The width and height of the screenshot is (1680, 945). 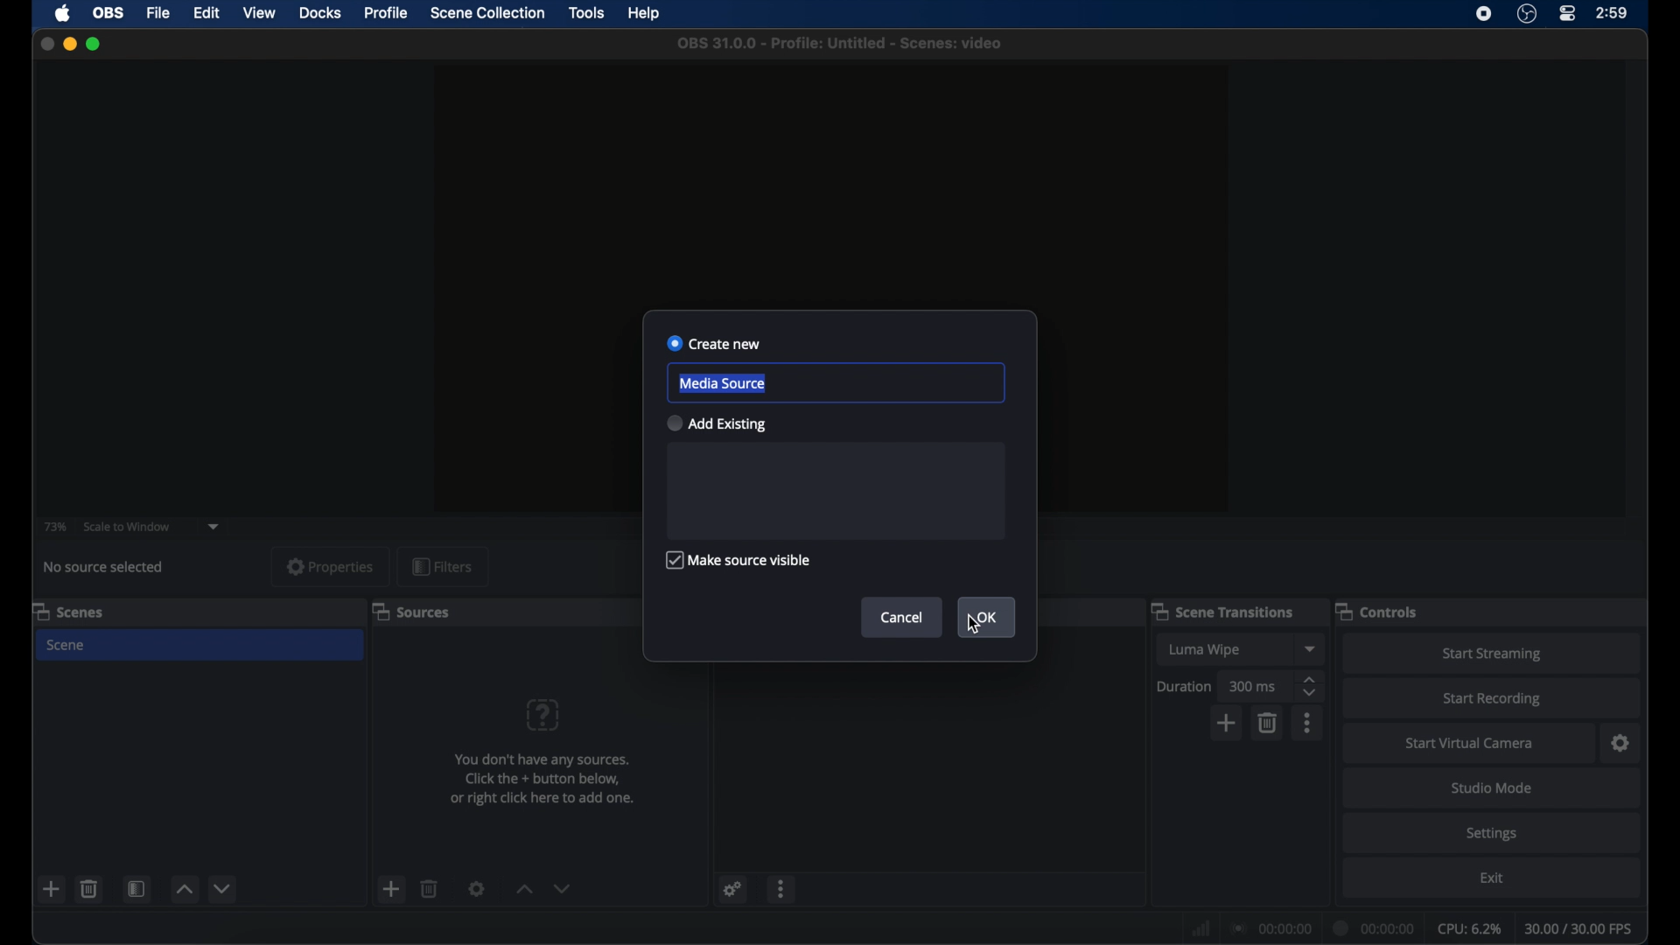 I want to click on duration, so click(x=1374, y=928).